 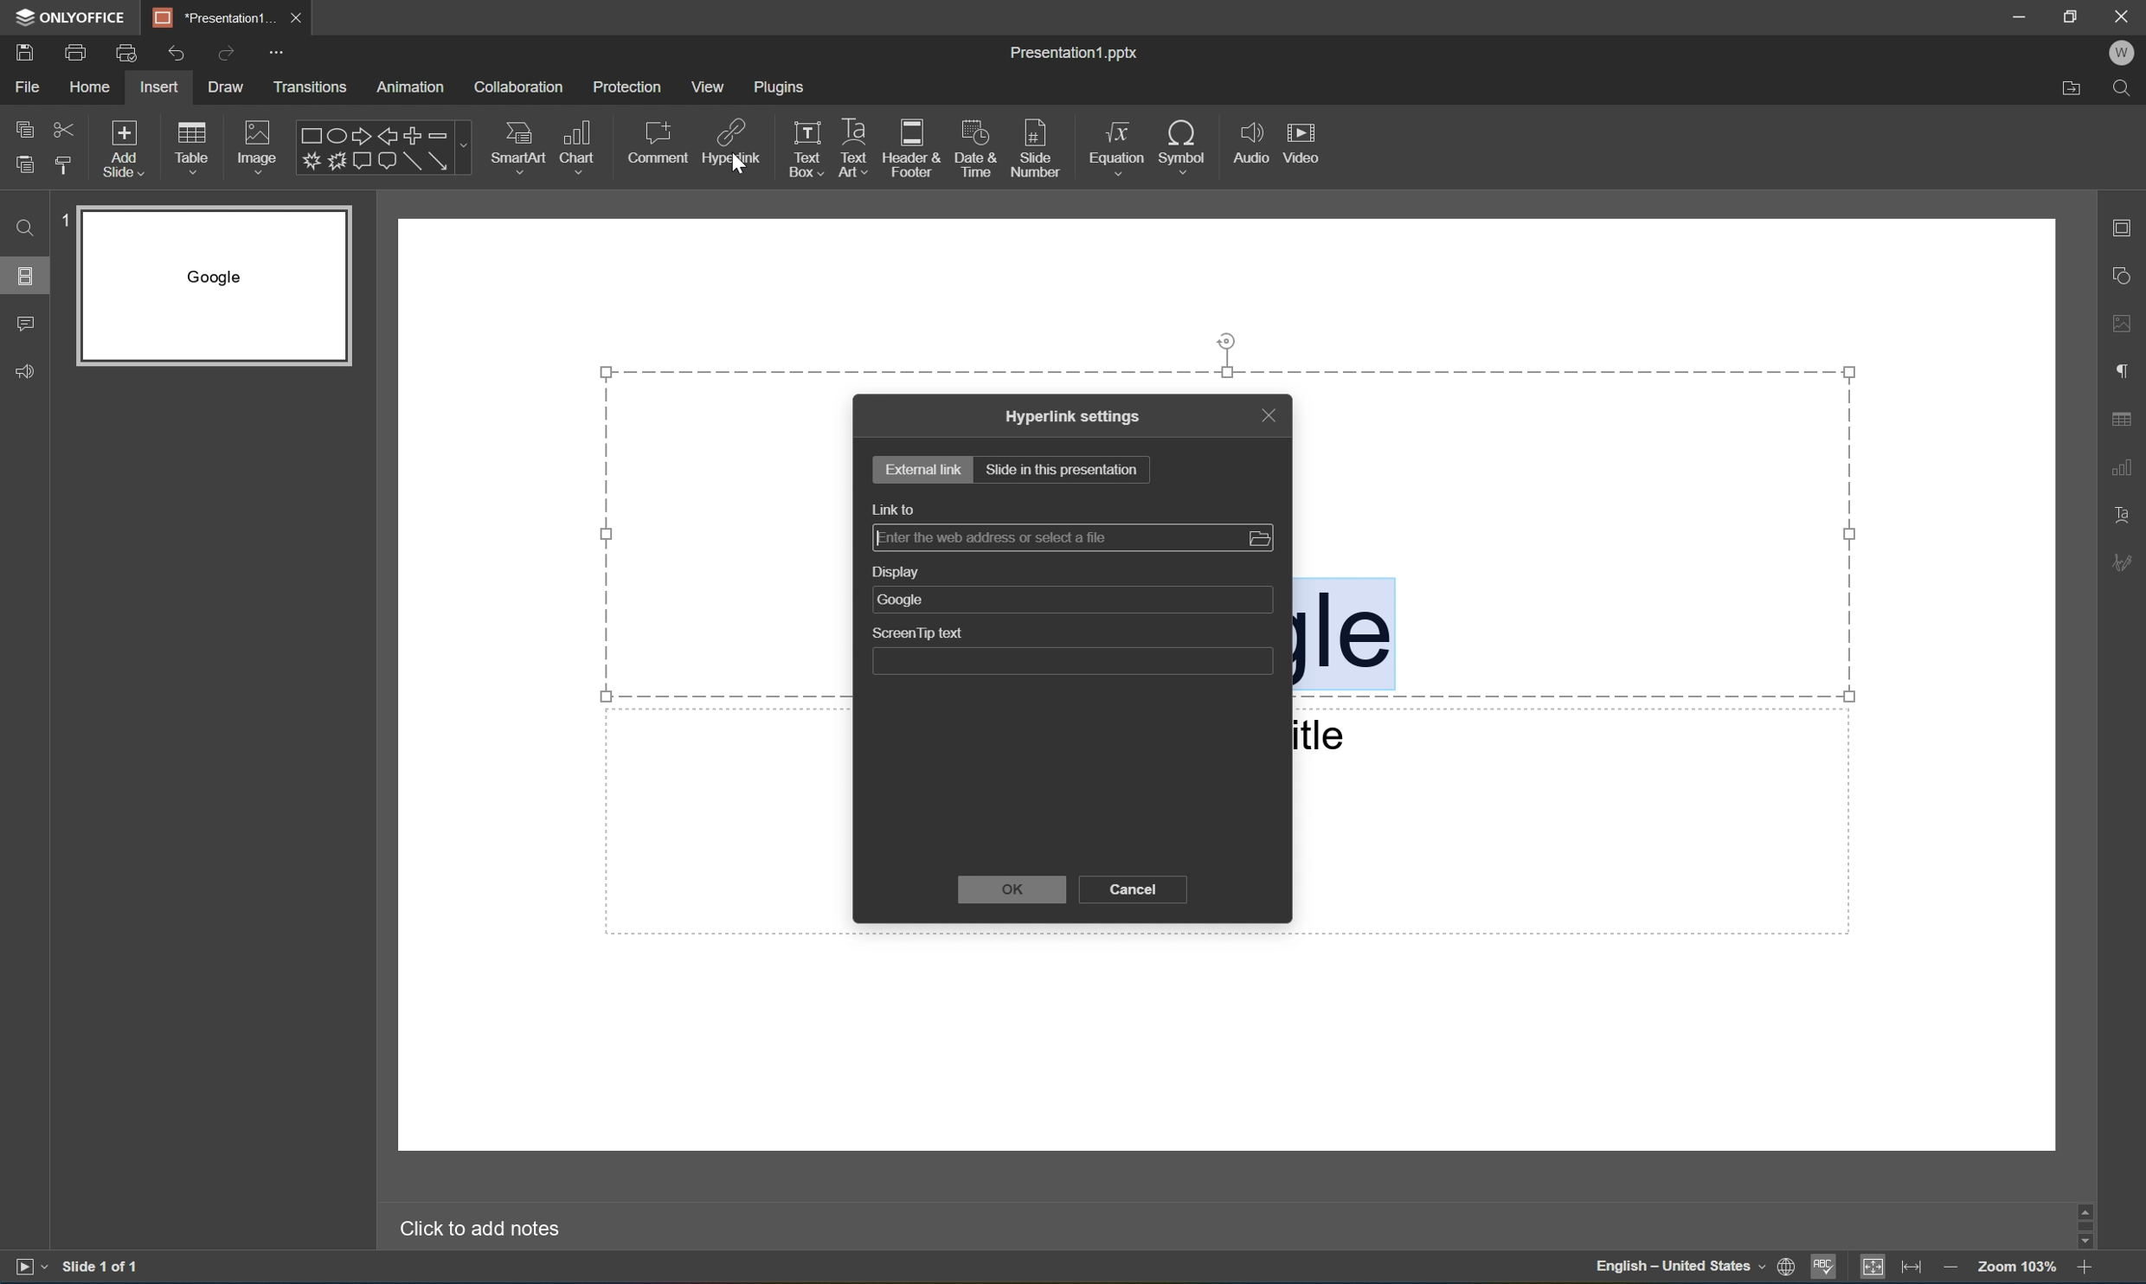 What do you see at coordinates (1189, 144) in the screenshot?
I see `Symbol` at bounding box center [1189, 144].